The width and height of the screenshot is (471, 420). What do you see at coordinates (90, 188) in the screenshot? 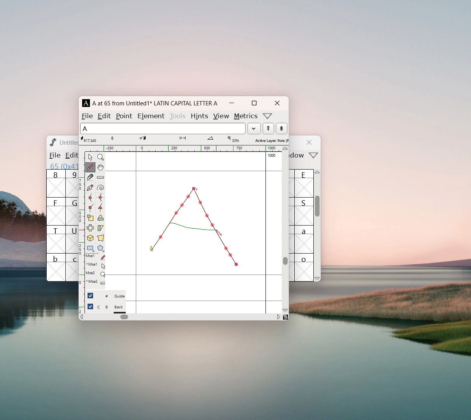
I see `add a point then drag out its conttrol points` at bounding box center [90, 188].